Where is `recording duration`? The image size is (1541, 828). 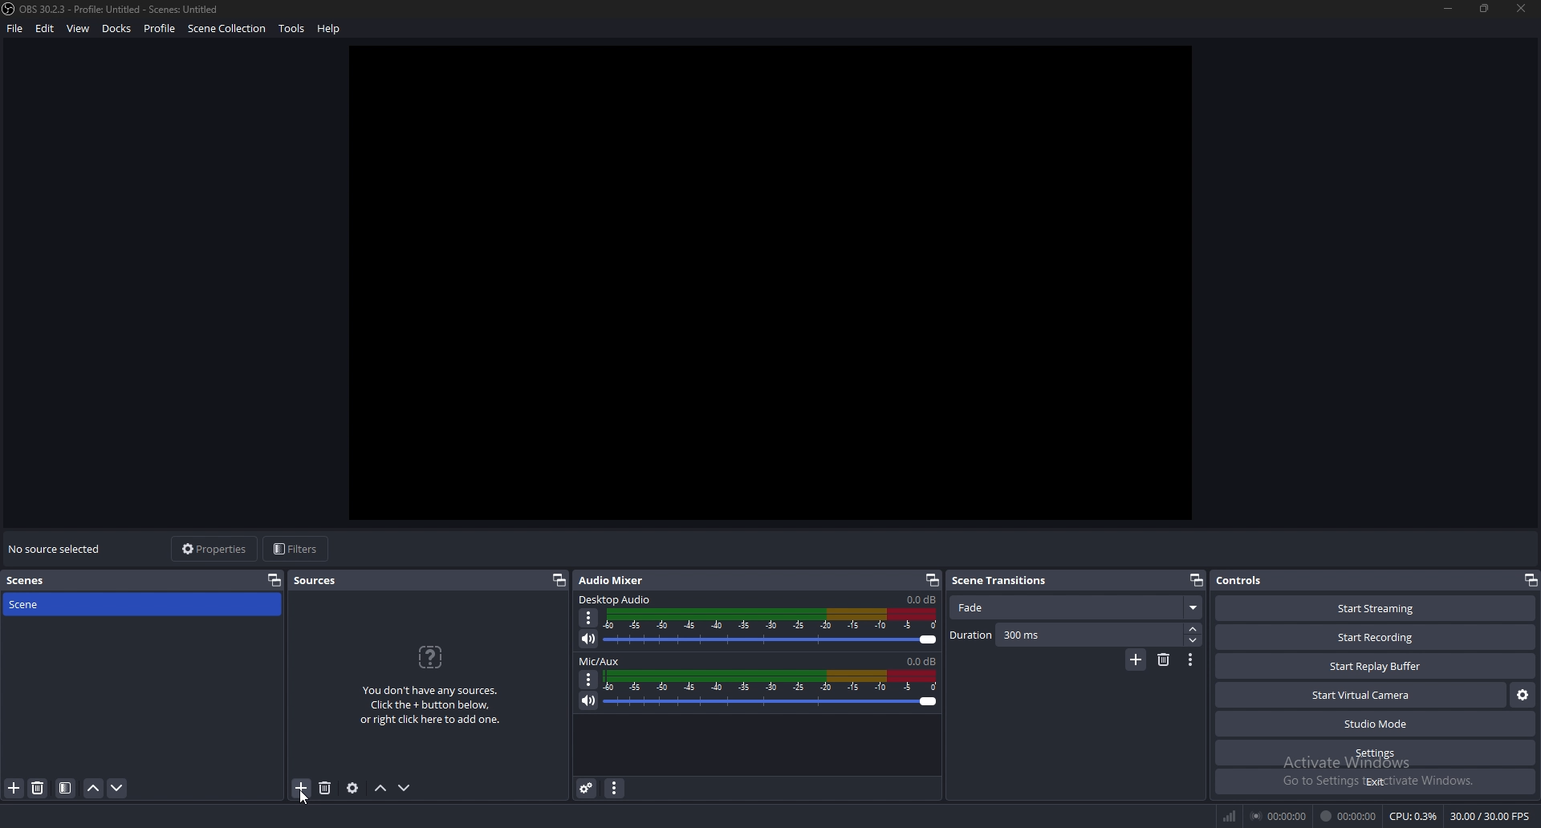
recording duration is located at coordinates (1352, 816).